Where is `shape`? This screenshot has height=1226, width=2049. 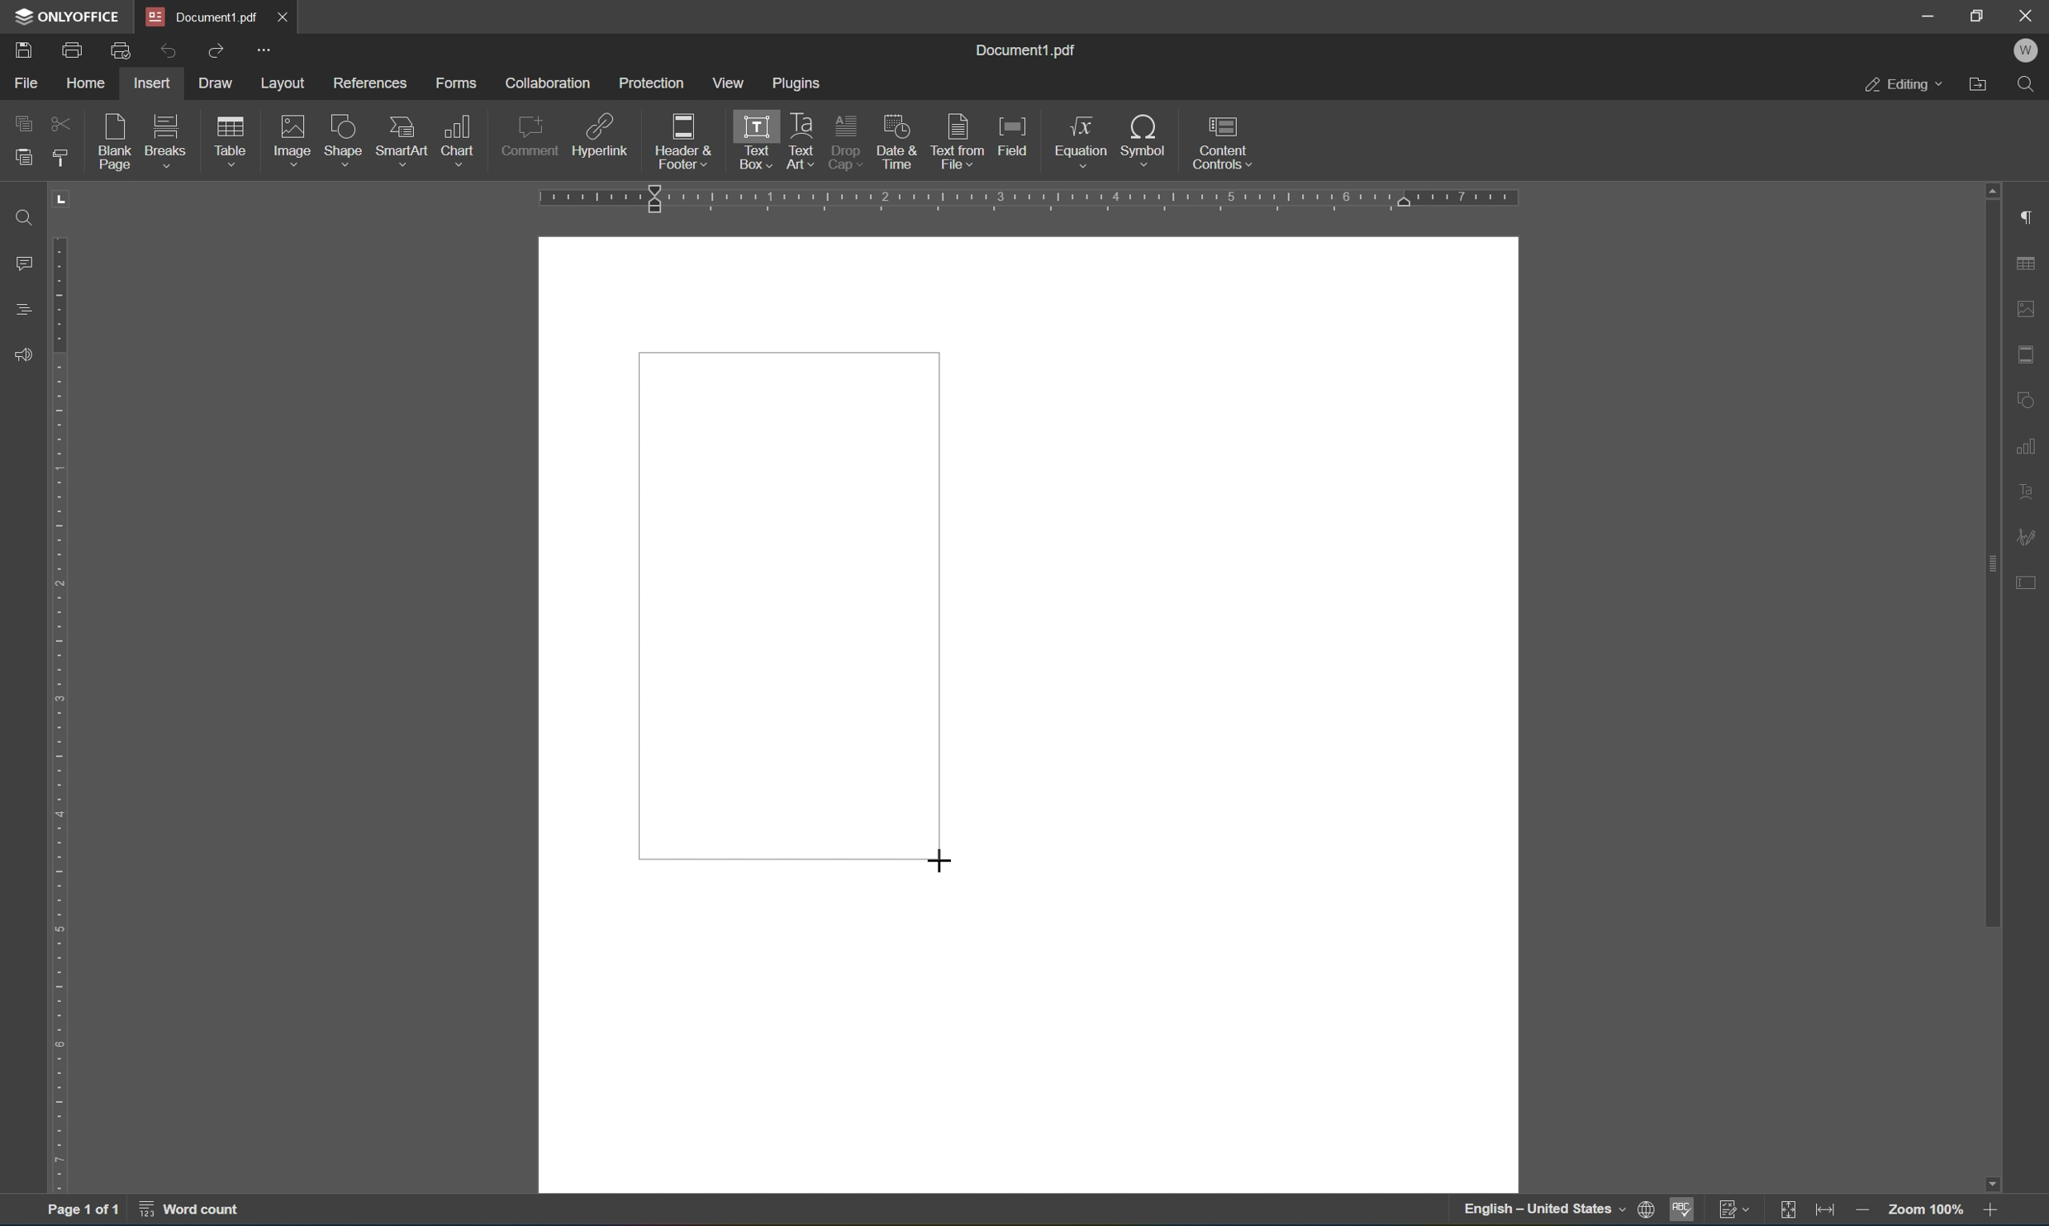
shape is located at coordinates (347, 142).